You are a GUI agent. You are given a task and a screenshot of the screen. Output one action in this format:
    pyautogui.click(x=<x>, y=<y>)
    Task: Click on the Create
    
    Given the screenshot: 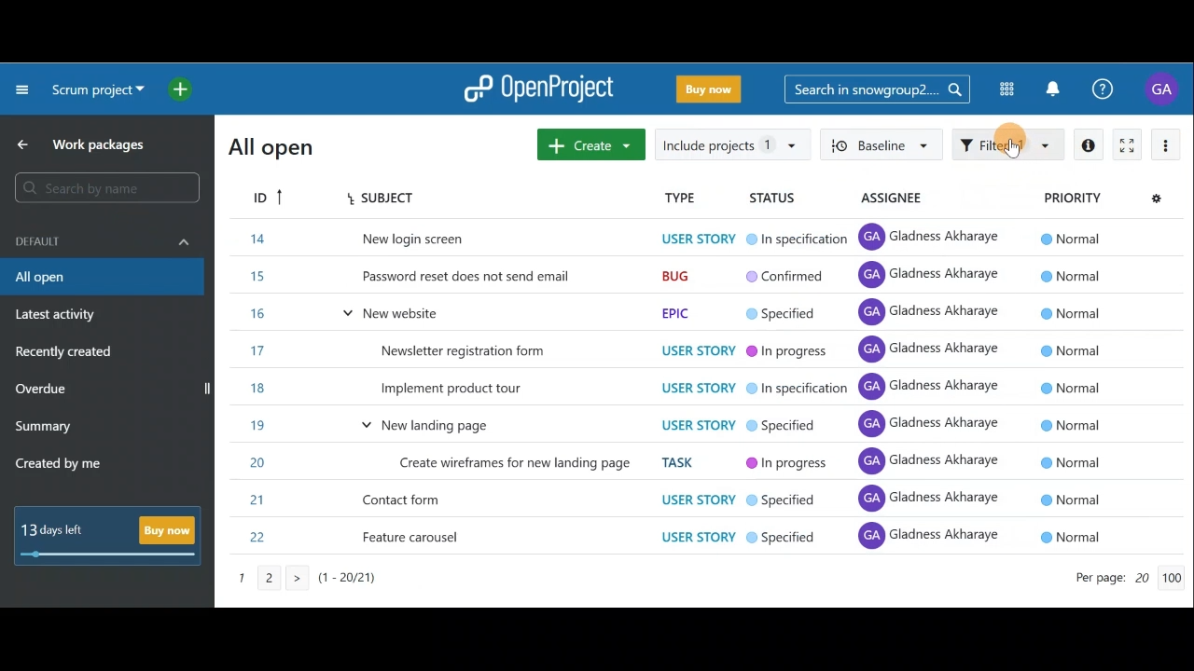 What is the action you would take?
    pyautogui.click(x=588, y=144)
    